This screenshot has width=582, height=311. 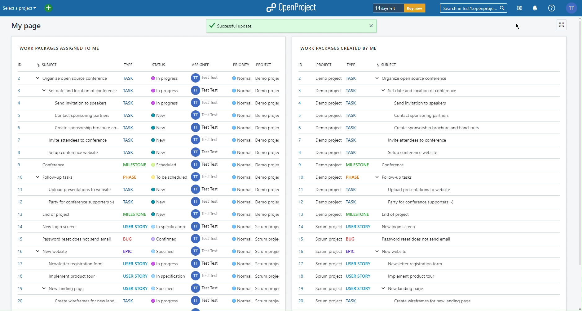 I want to click on Trial Timer, so click(x=400, y=7).